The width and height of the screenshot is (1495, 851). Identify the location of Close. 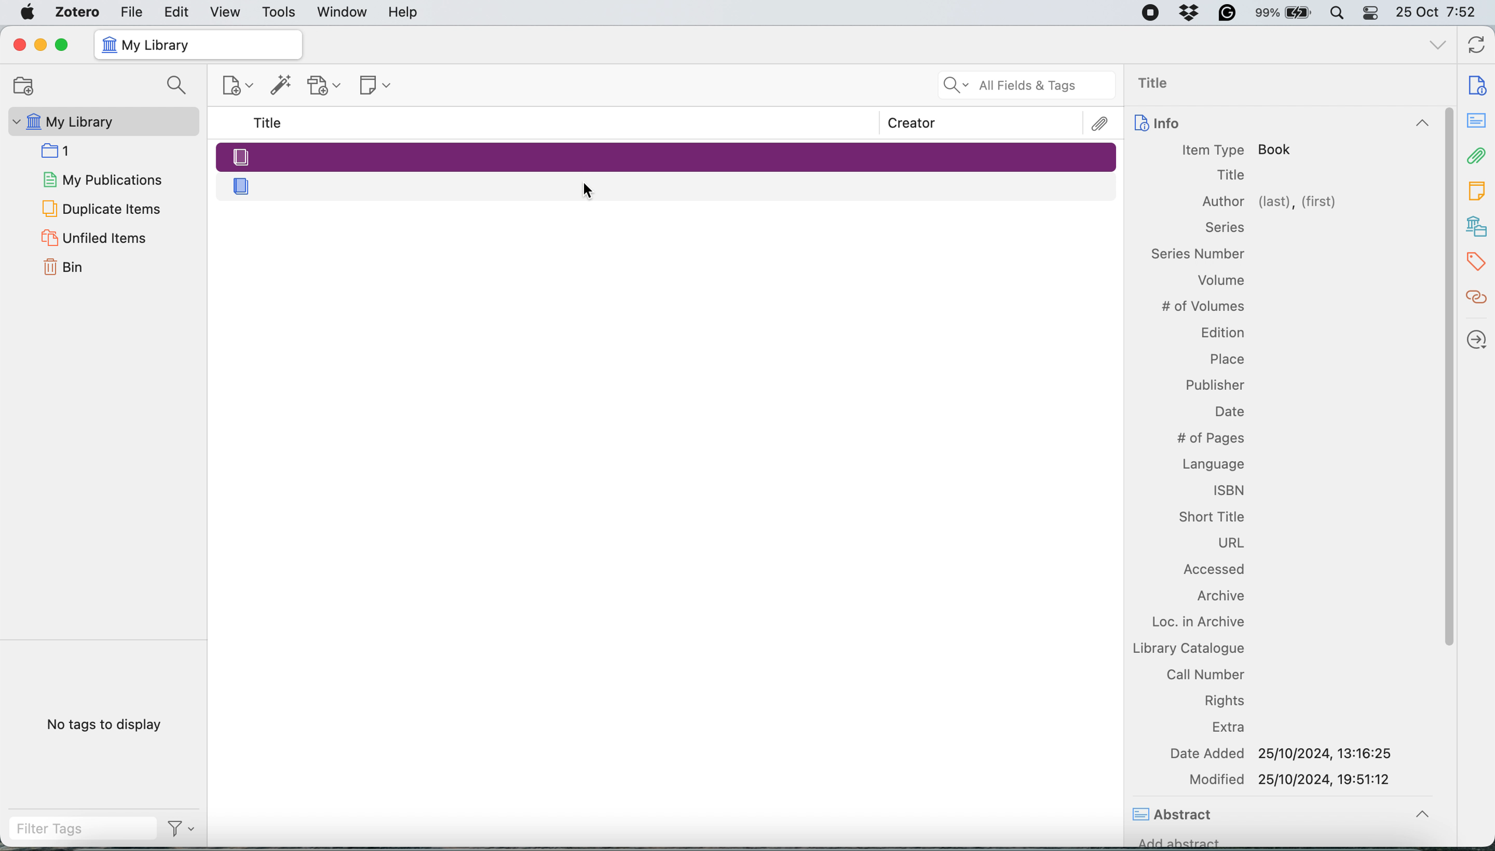
(19, 44).